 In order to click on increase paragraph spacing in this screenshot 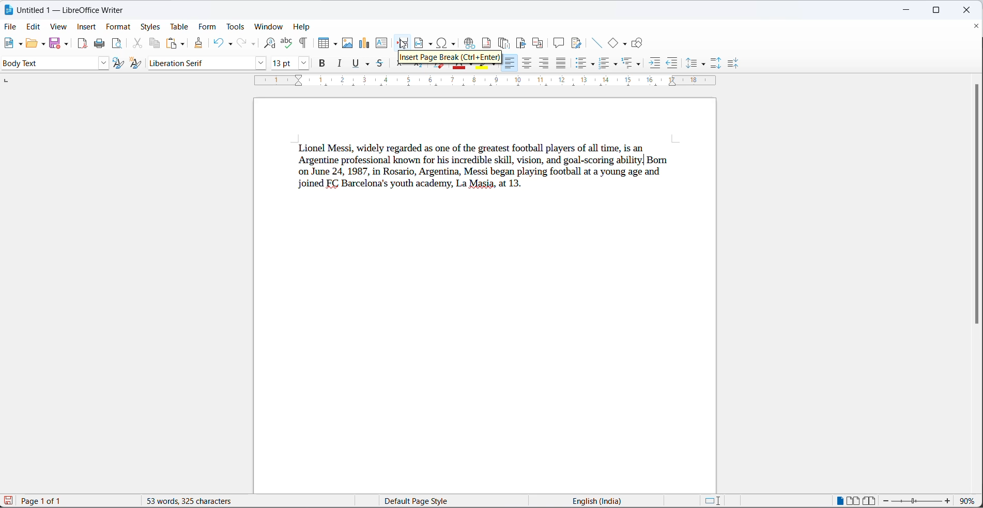, I will do `click(717, 64)`.